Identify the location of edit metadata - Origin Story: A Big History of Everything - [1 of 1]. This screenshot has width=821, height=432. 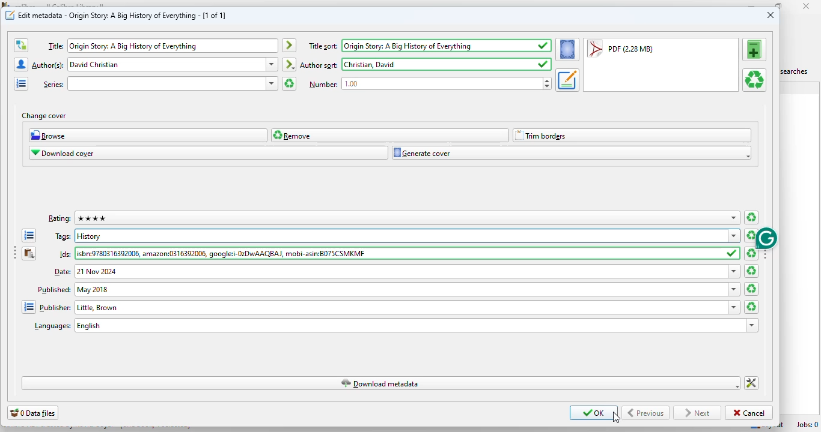
(123, 15).